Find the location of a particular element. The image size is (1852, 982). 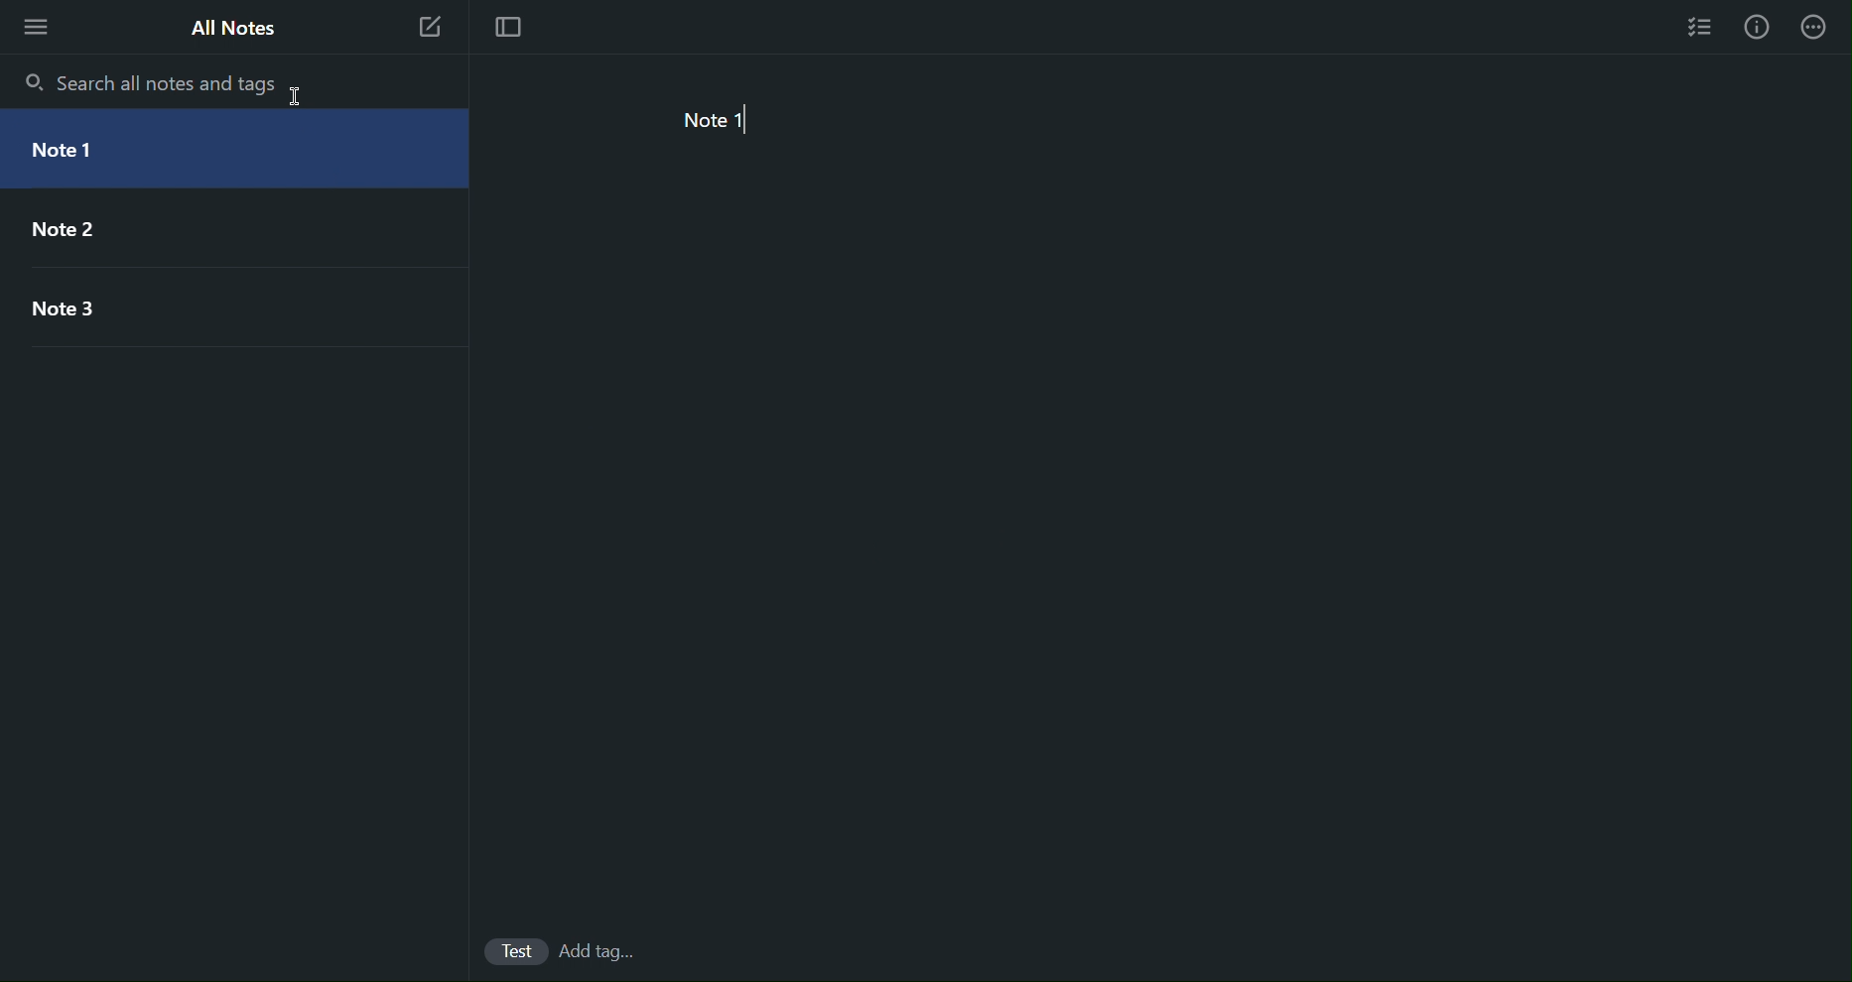

Checklist is located at coordinates (1695, 25).